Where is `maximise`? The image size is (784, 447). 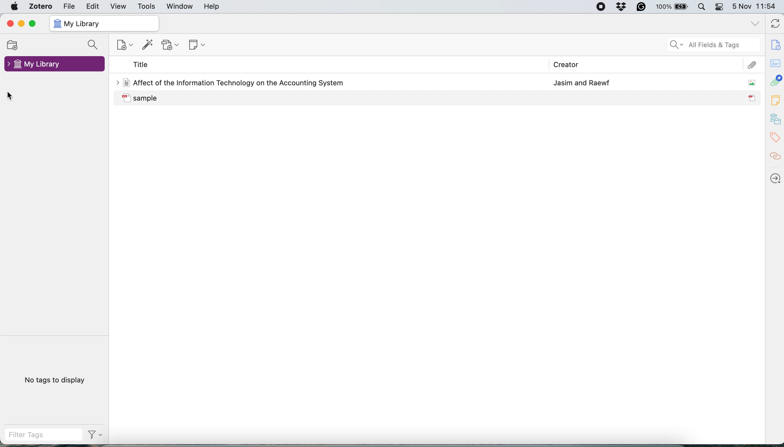 maximise is located at coordinates (32, 24).